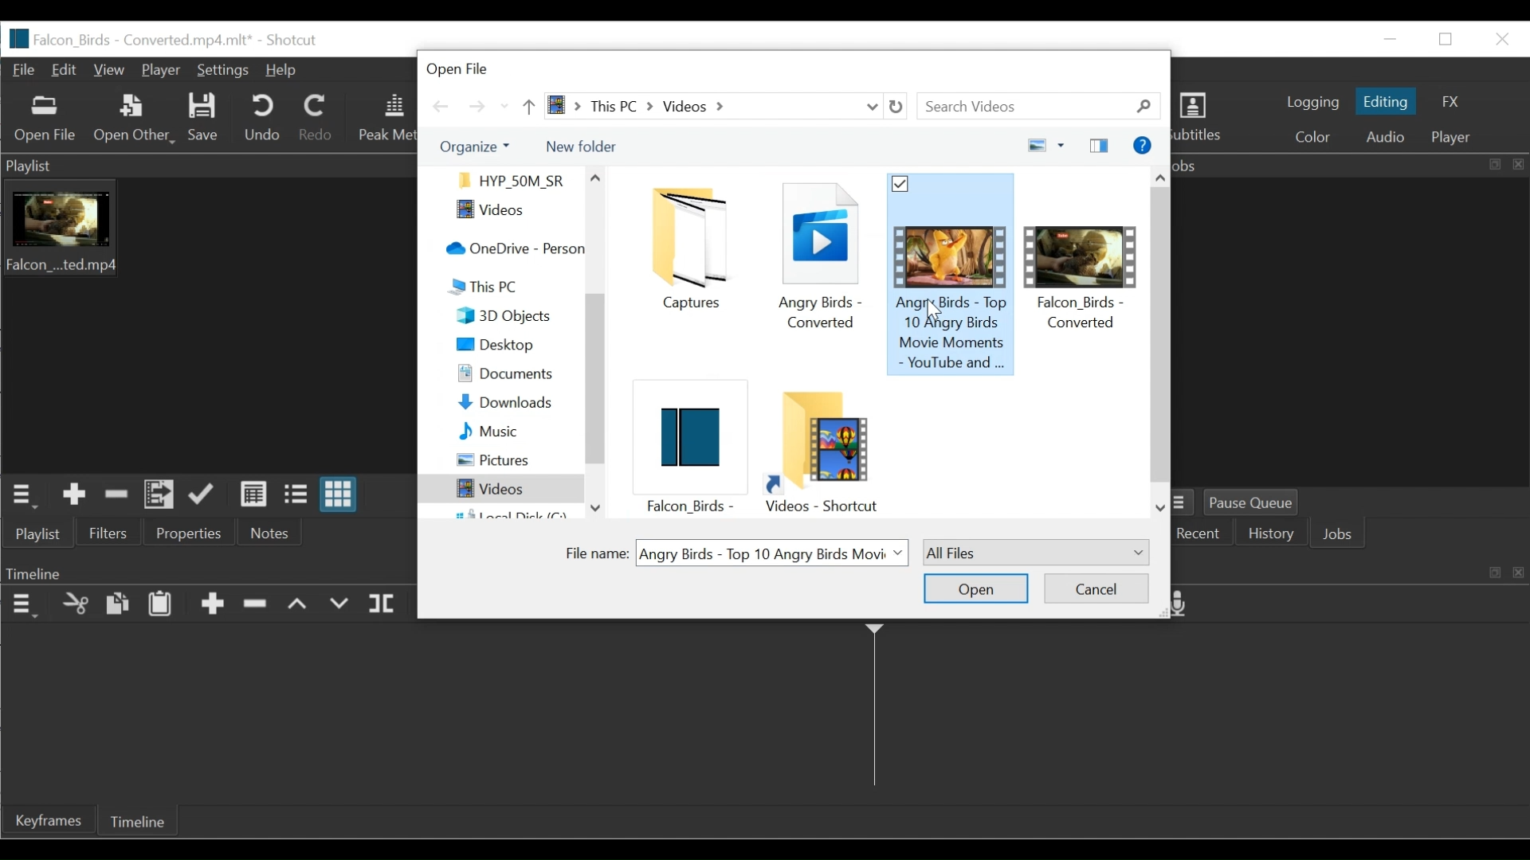 This screenshot has height=860, width=1530. What do you see at coordinates (68, 70) in the screenshot?
I see `Edit` at bounding box center [68, 70].